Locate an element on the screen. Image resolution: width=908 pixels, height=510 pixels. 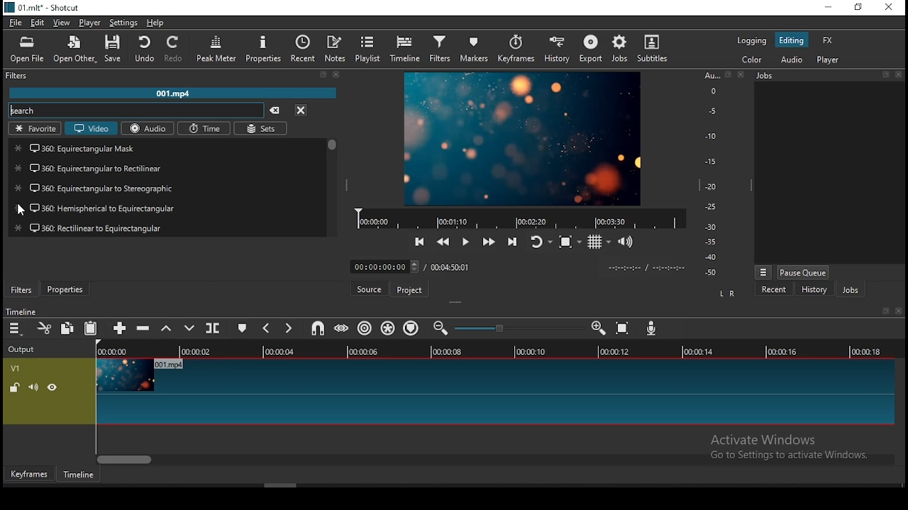
Playlist is located at coordinates (365, 50).